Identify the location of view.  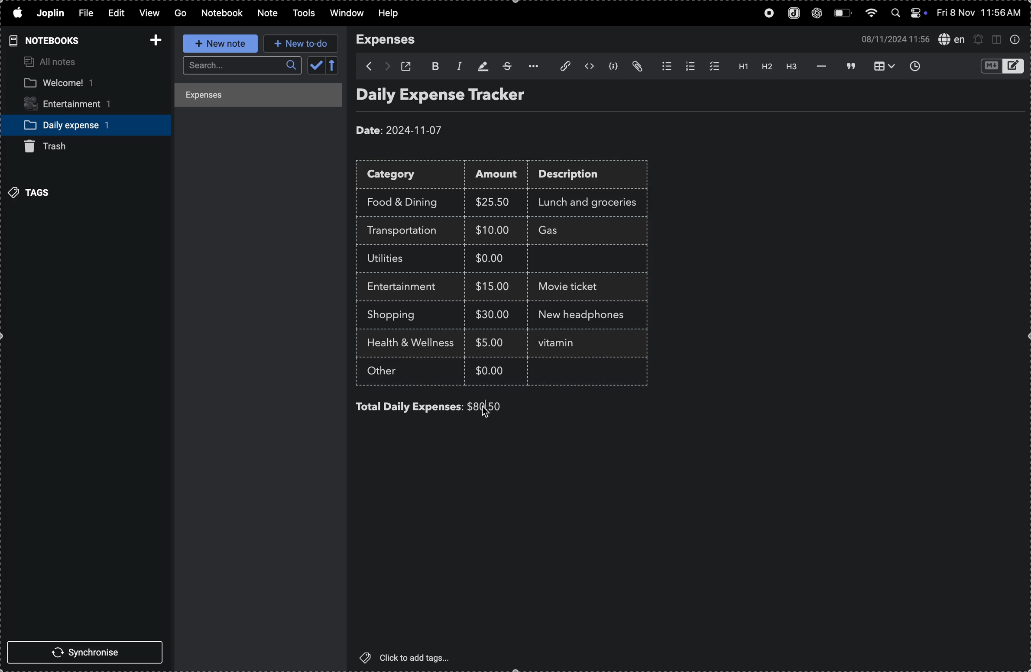
(147, 14).